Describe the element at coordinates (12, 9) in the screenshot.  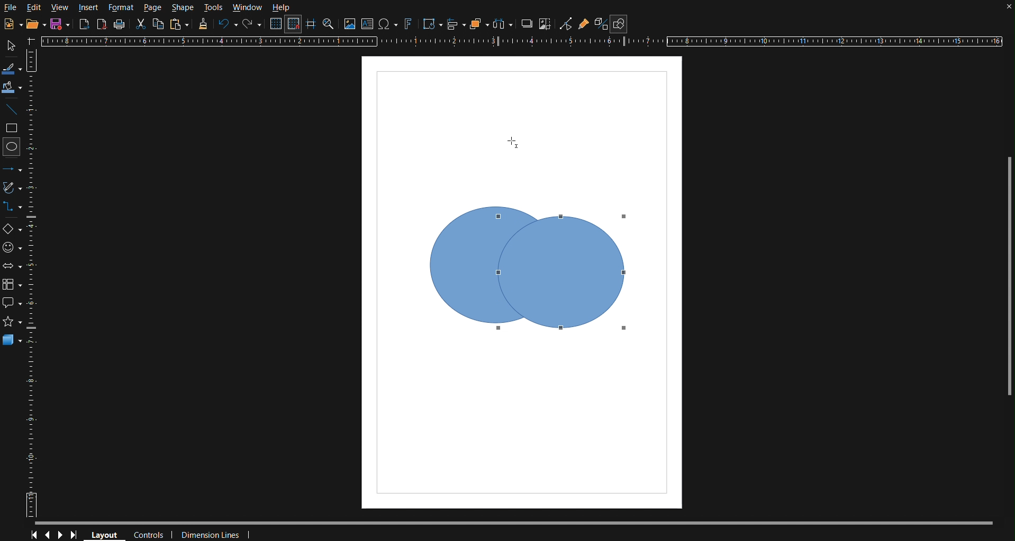
I see `File` at that location.